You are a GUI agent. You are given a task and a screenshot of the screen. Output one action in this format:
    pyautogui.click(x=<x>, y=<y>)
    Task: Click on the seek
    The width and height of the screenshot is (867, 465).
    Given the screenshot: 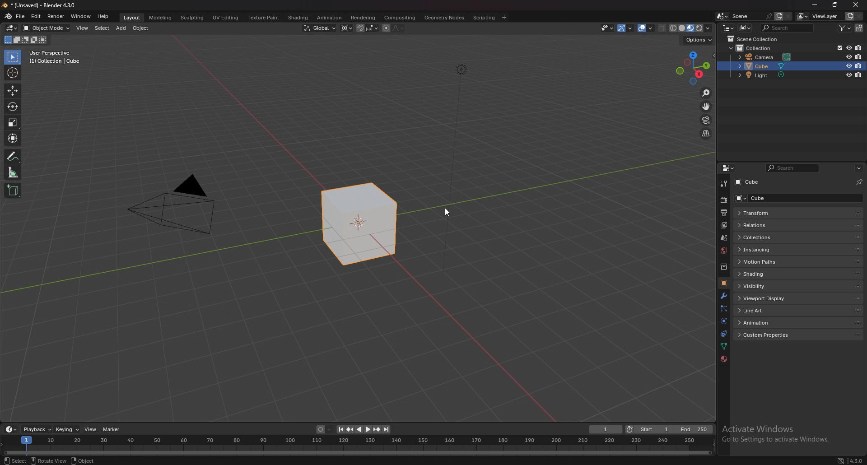 What is the action you would take?
    pyautogui.click(x=357, y=446)
    